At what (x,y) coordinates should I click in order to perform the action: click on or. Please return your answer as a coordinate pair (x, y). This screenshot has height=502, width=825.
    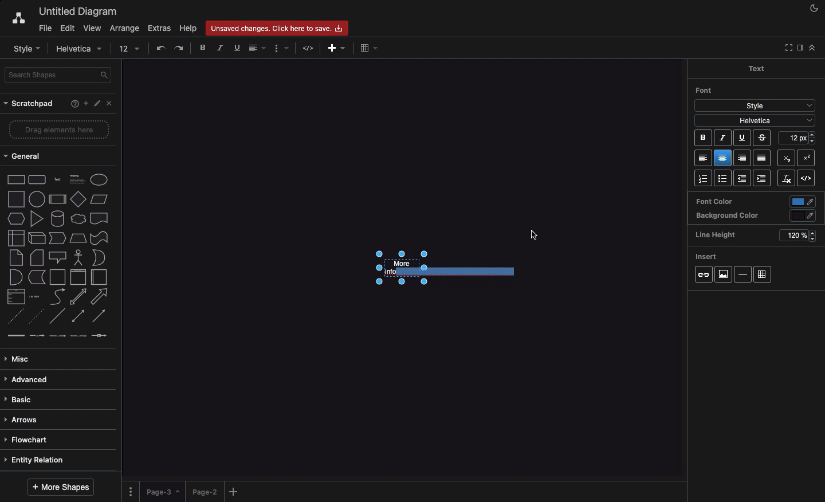
    Looking at the image, I should click on (99, 257).